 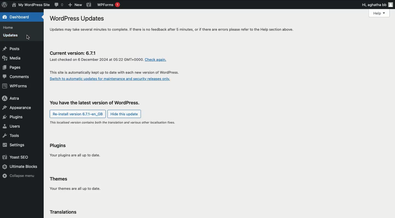 What do you see at coordinates (113, 122) in the screenshot?
I see `Text` at bounding box center [113, 122].